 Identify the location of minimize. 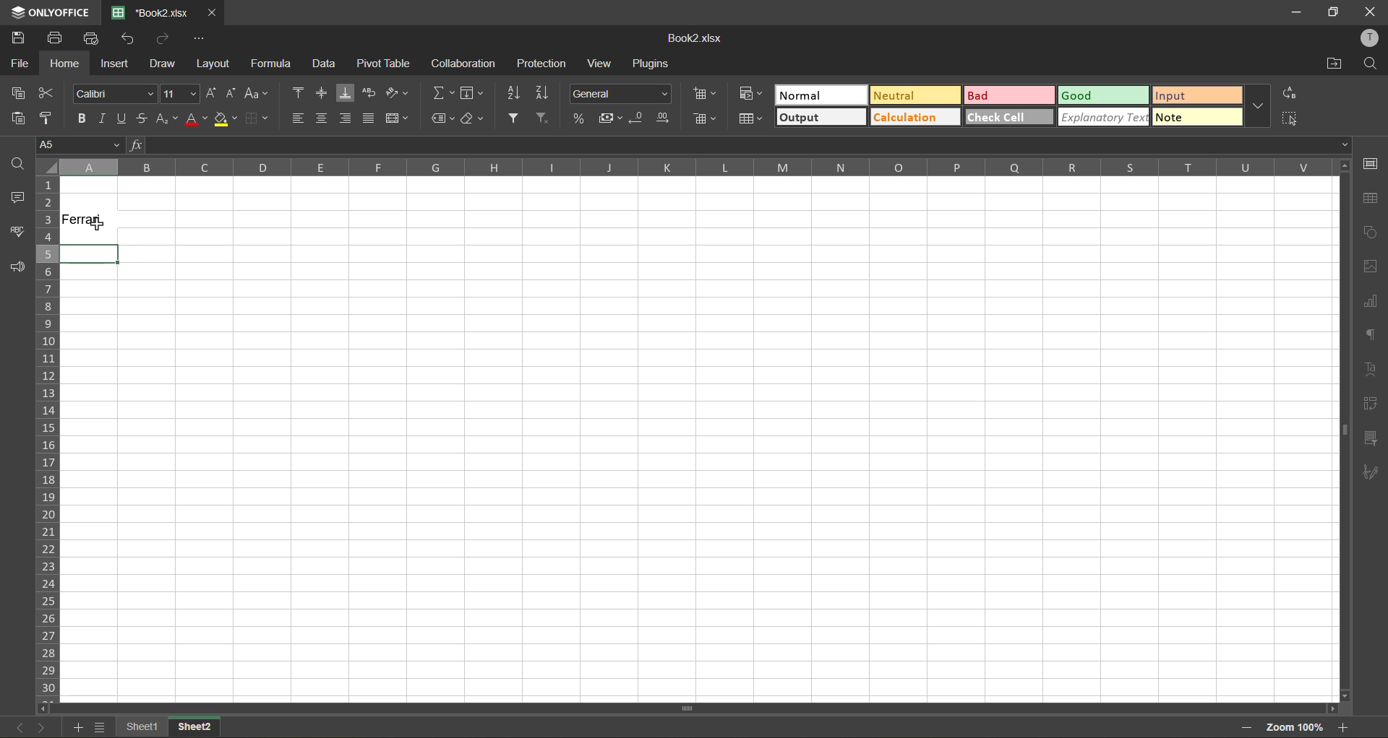
(1297, 12).